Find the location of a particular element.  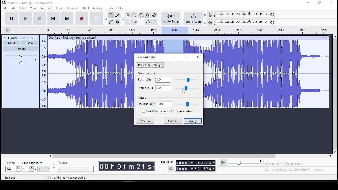

Go to Settings to activate Windows. is located at coordinates (295, 169).